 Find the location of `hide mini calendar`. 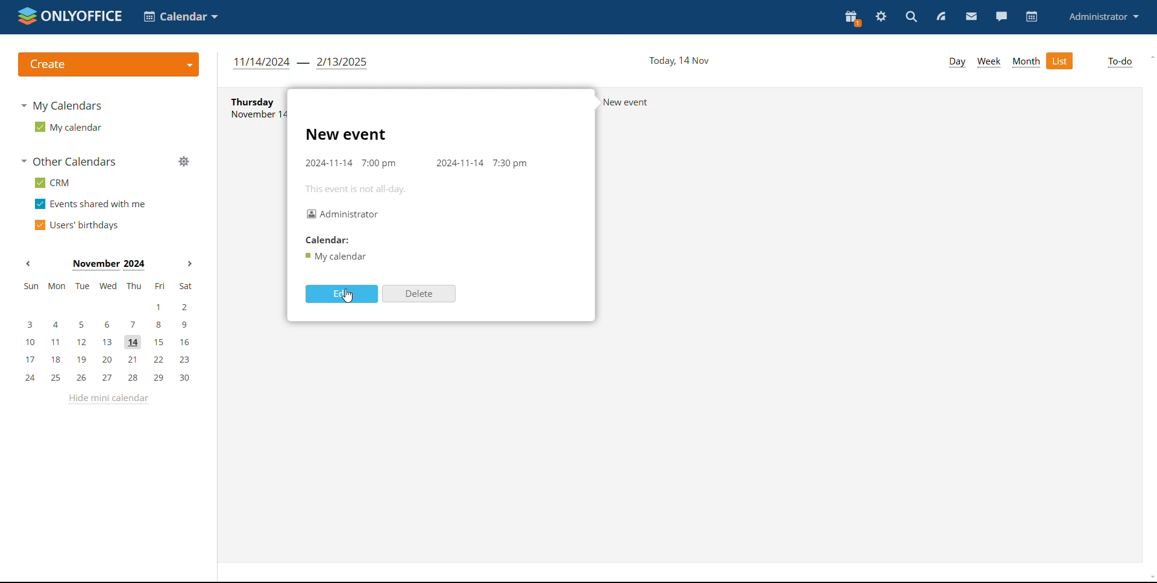

hide mini calendar is located at coordinates (108, 400).